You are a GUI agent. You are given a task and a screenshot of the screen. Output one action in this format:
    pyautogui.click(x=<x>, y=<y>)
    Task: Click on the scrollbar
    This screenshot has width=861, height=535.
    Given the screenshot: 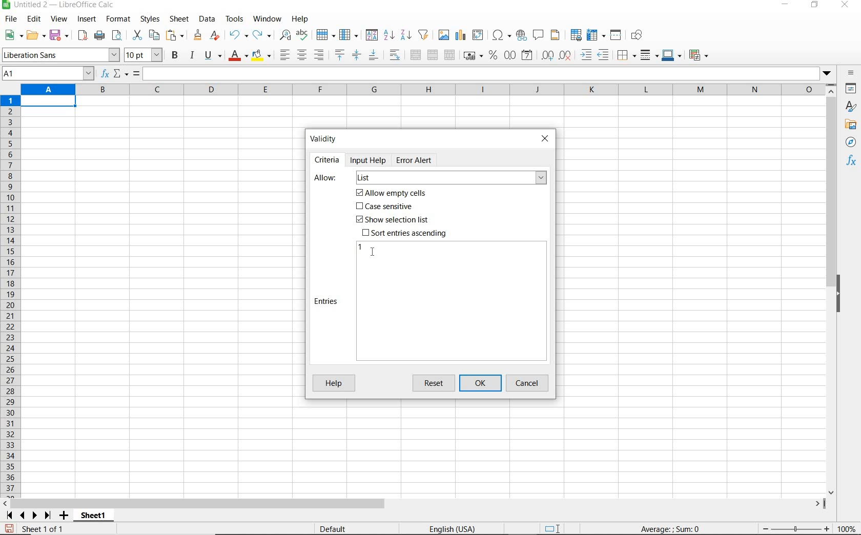 What is the action you would take?
    pyautogui.click(x=414, y=504)
    